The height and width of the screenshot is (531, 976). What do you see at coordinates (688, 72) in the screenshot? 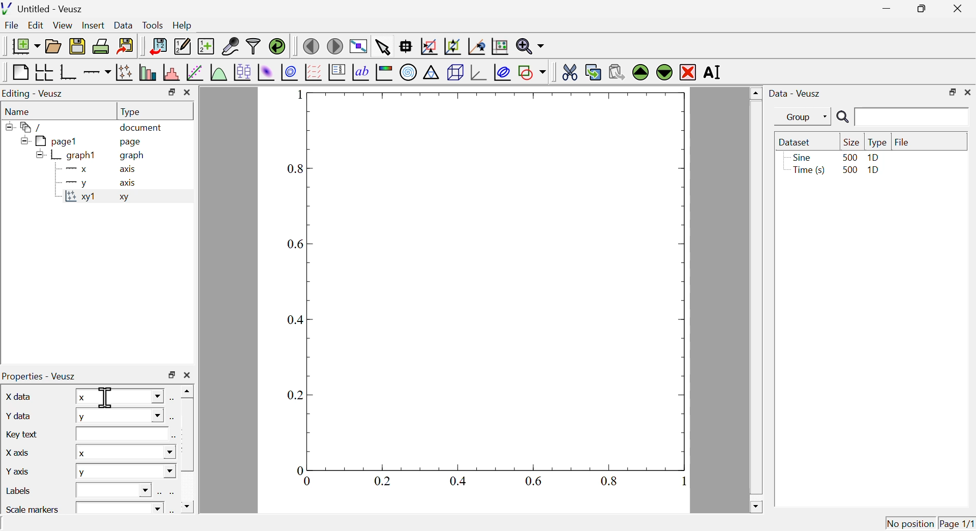
I see `remove the selected widget` at bounding box center [688, 72].